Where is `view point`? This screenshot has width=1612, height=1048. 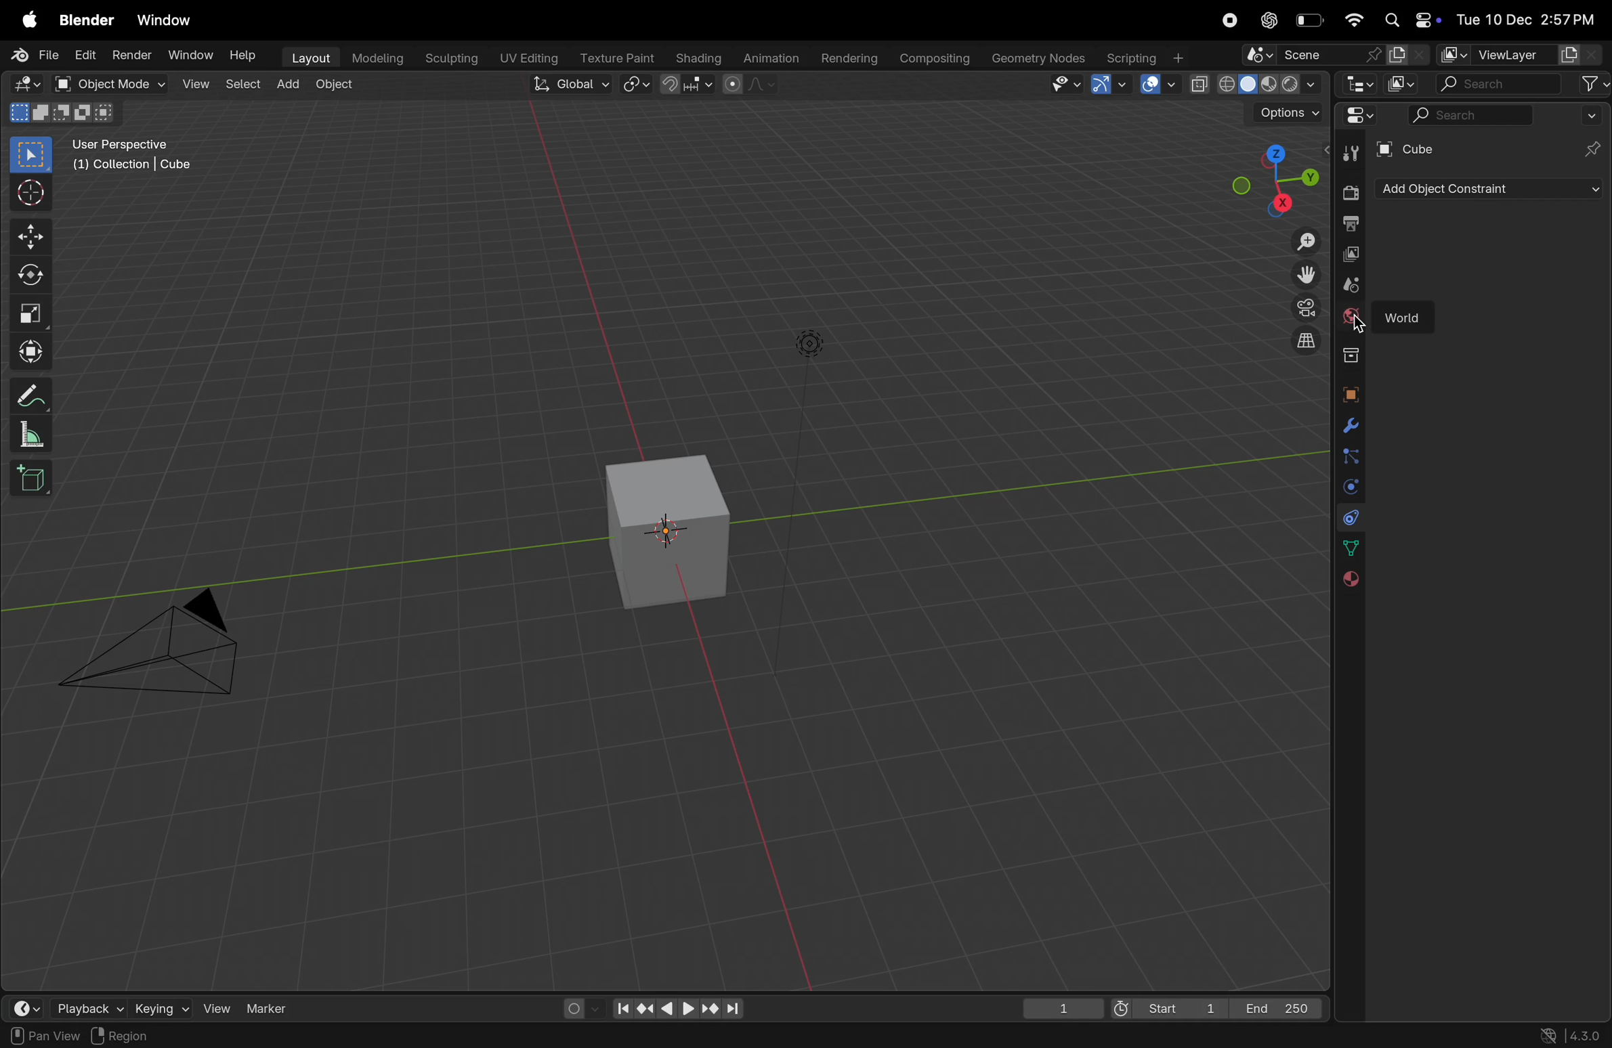 view point is located at coordinates (1266, 183).